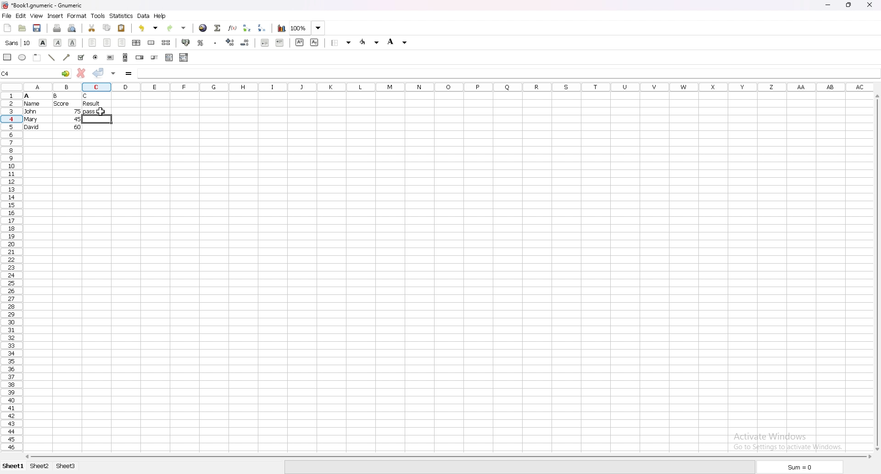  Describe the element at coordinates (432, 87) in the screenshot. I see `column` at that location.